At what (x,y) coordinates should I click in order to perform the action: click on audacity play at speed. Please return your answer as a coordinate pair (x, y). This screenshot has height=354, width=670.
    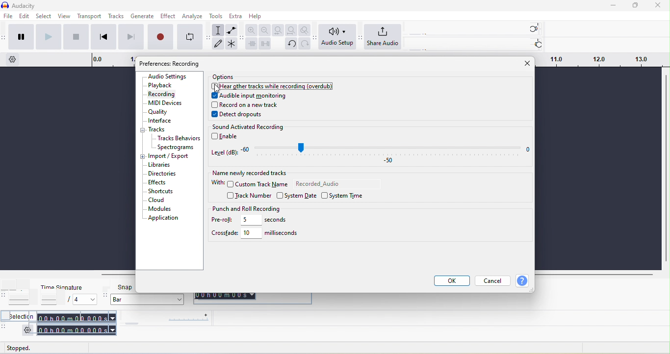
    Looking at the image, I should click on (123, 317).